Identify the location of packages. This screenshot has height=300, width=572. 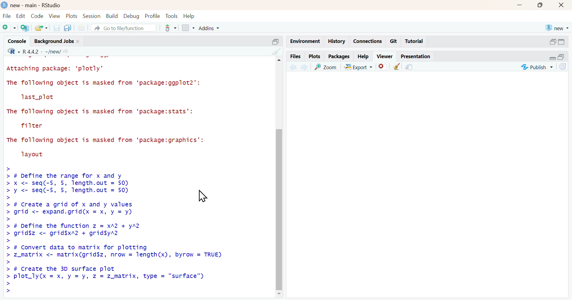
(339, 57).